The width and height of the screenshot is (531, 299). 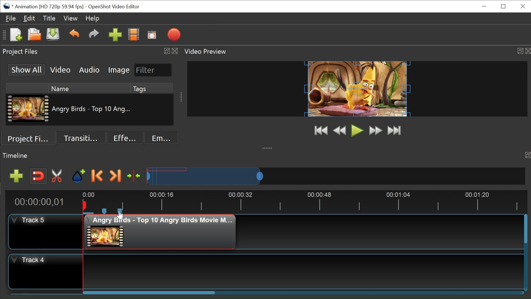 What do you see at coordinates (89, 51) in the screenshot?
I see `Project Files Panel` at bounding box center [89, 51].